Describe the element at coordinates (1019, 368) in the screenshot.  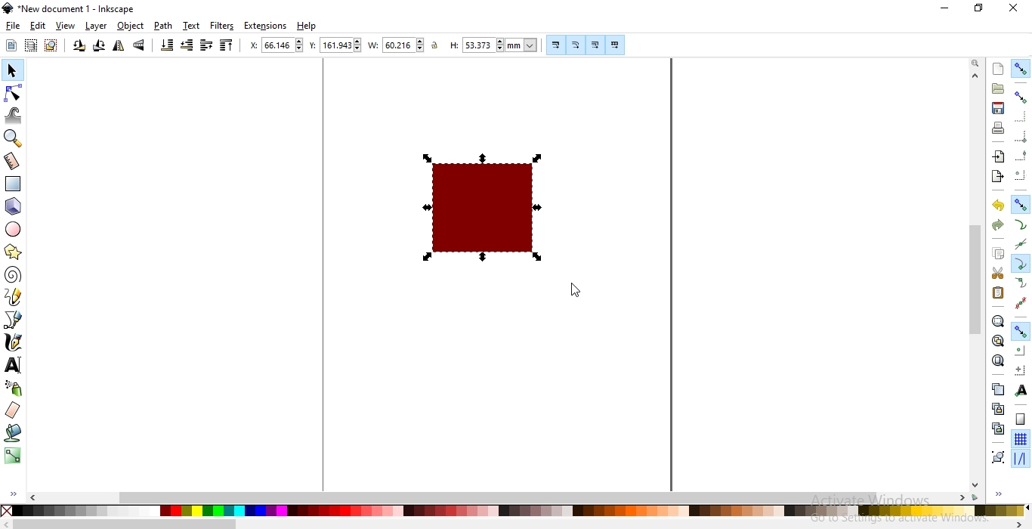
I see `snap an items rotation center` at that location.